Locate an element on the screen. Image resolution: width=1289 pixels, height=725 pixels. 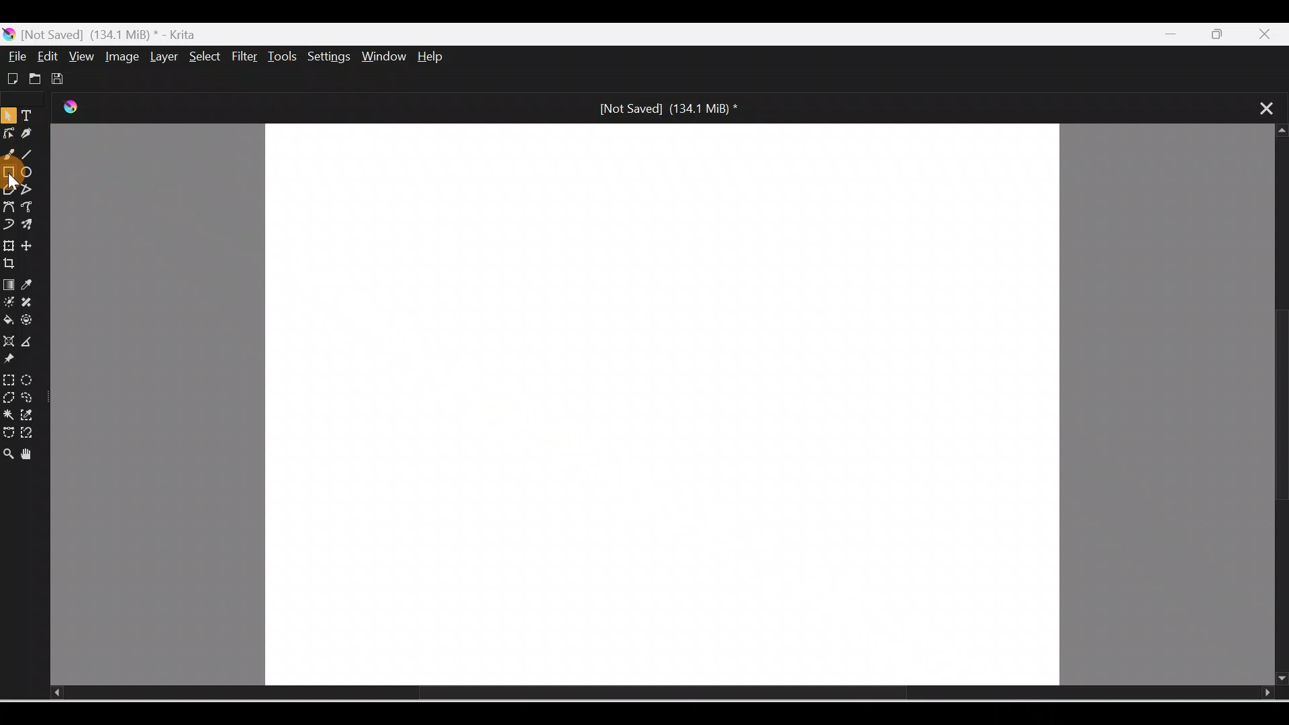
Window is located at coordinates (386, 58).